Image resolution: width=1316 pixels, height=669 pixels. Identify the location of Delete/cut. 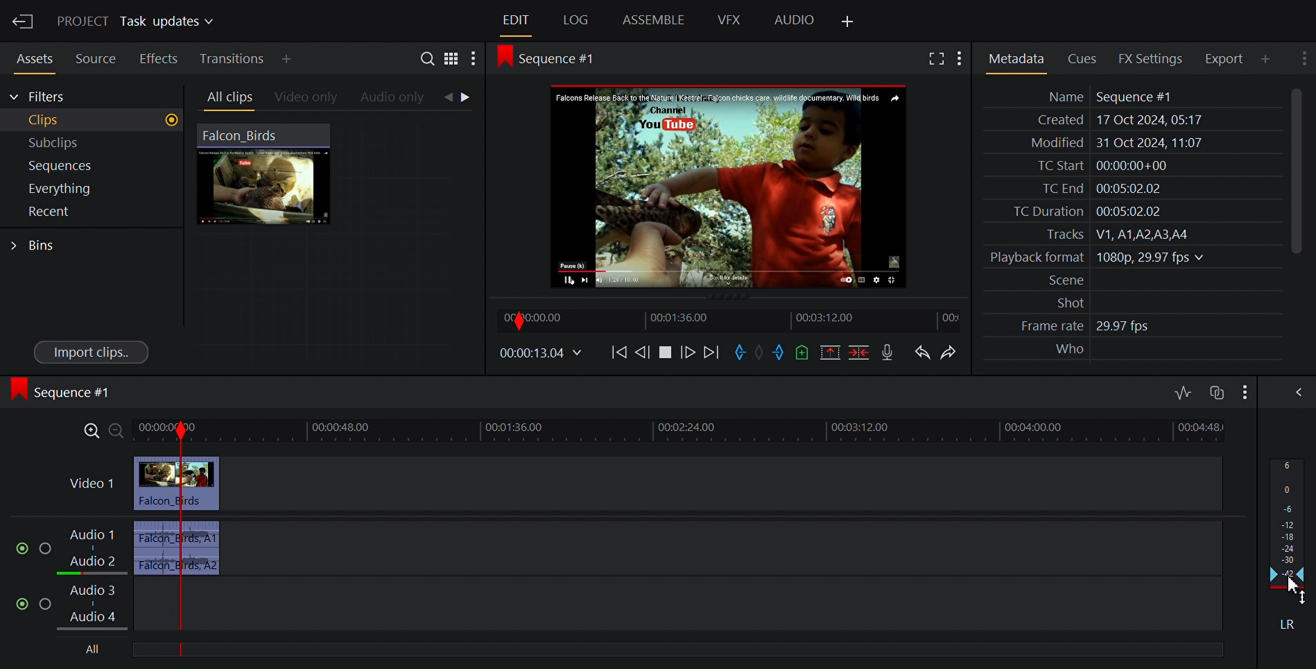
(859, 352).